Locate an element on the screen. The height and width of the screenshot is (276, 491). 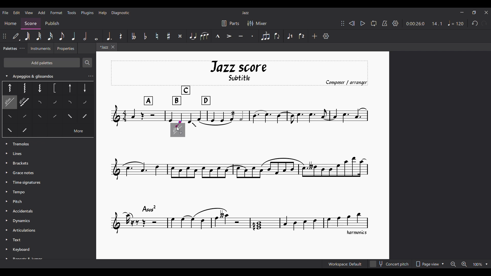
Palate 18 is located at coordinates (9, 131).